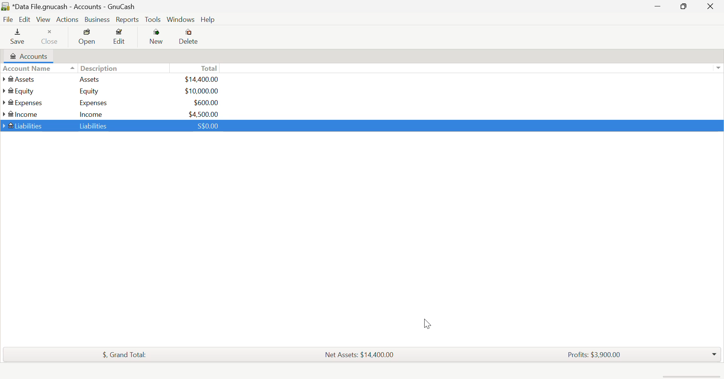 This screenshot has width=724, height=379. What do you see at coordinates (210, 68) in the screenshot?
I see `Total` at bounding box center [210, 68].